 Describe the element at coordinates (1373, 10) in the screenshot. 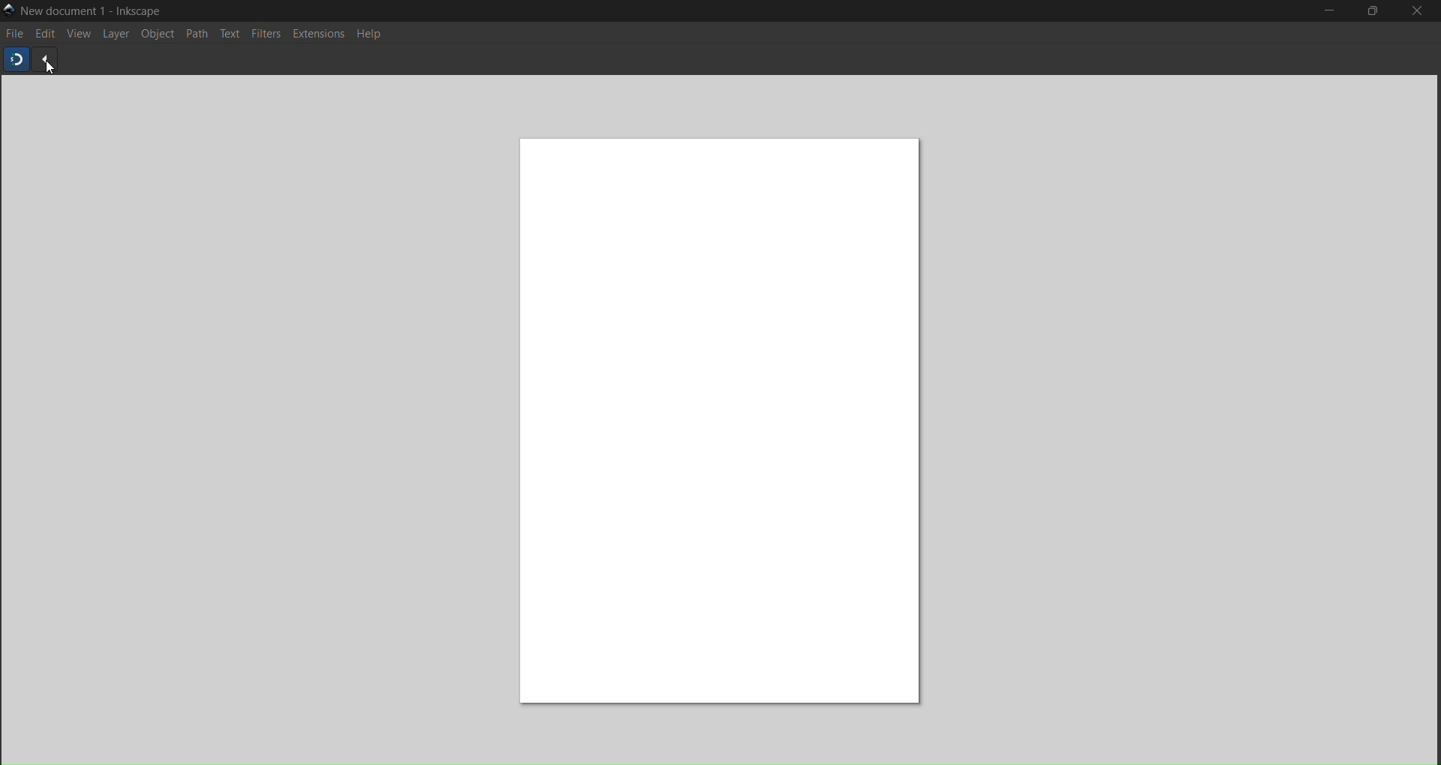

I see `Maximize` at that location.